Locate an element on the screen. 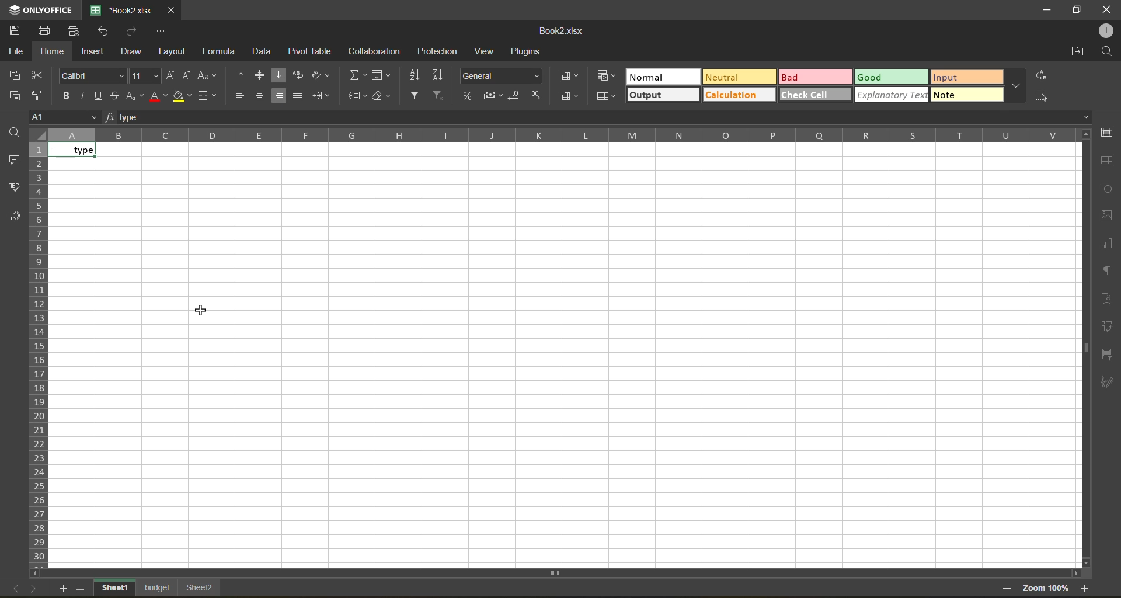 The height and width of the screenshot is (598, 1121). plugins is located at coordinates (529, 52).